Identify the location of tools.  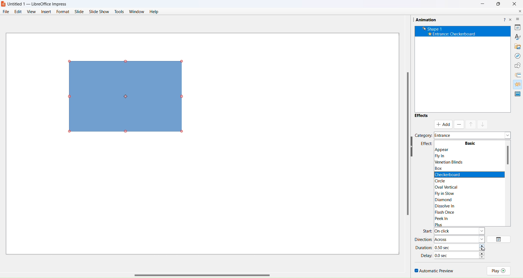
(119, 11).